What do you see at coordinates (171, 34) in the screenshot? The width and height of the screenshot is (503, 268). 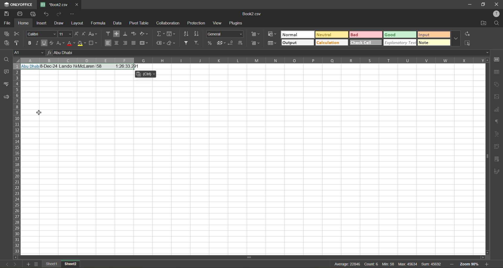 I see `field` at bounding box center [171, 34].